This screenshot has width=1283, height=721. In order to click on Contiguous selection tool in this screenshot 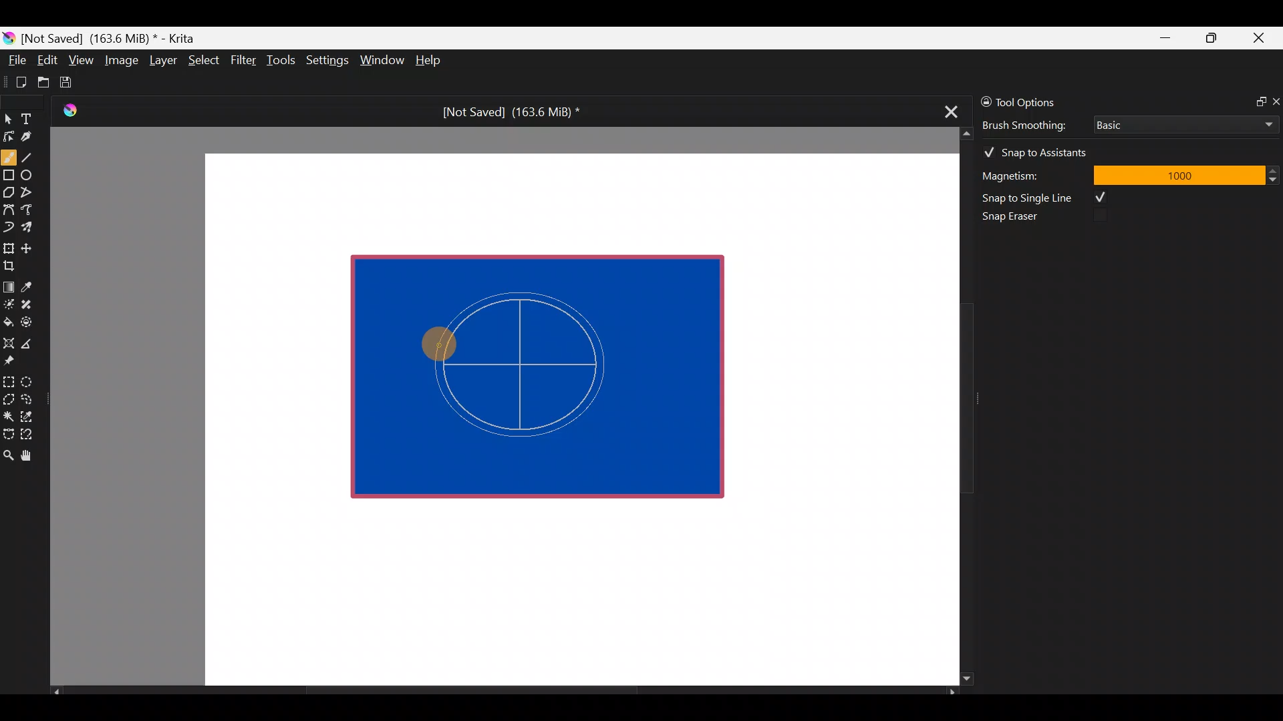, I will do `click(8, 413)`.